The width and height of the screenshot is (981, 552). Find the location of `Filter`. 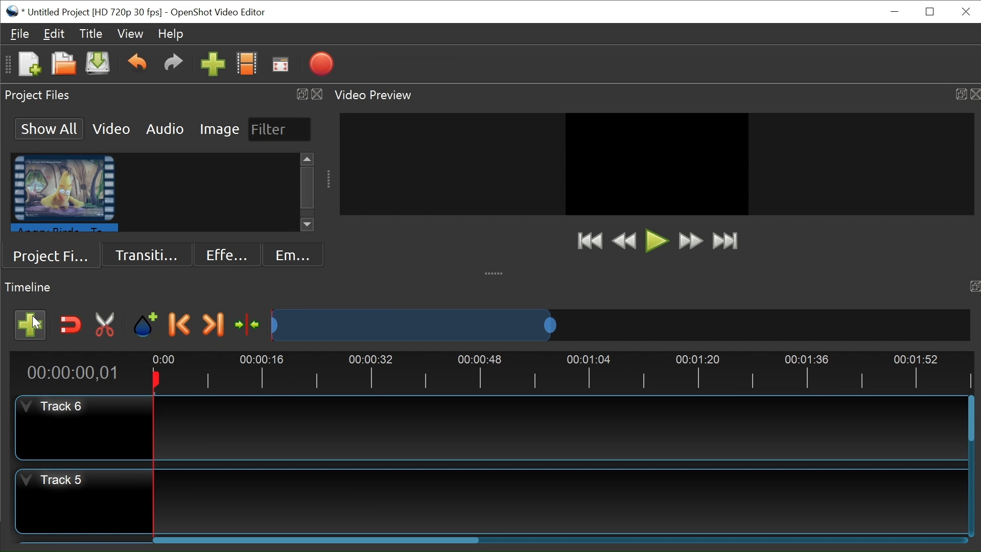

Filter is located at coordinates (280, 129).